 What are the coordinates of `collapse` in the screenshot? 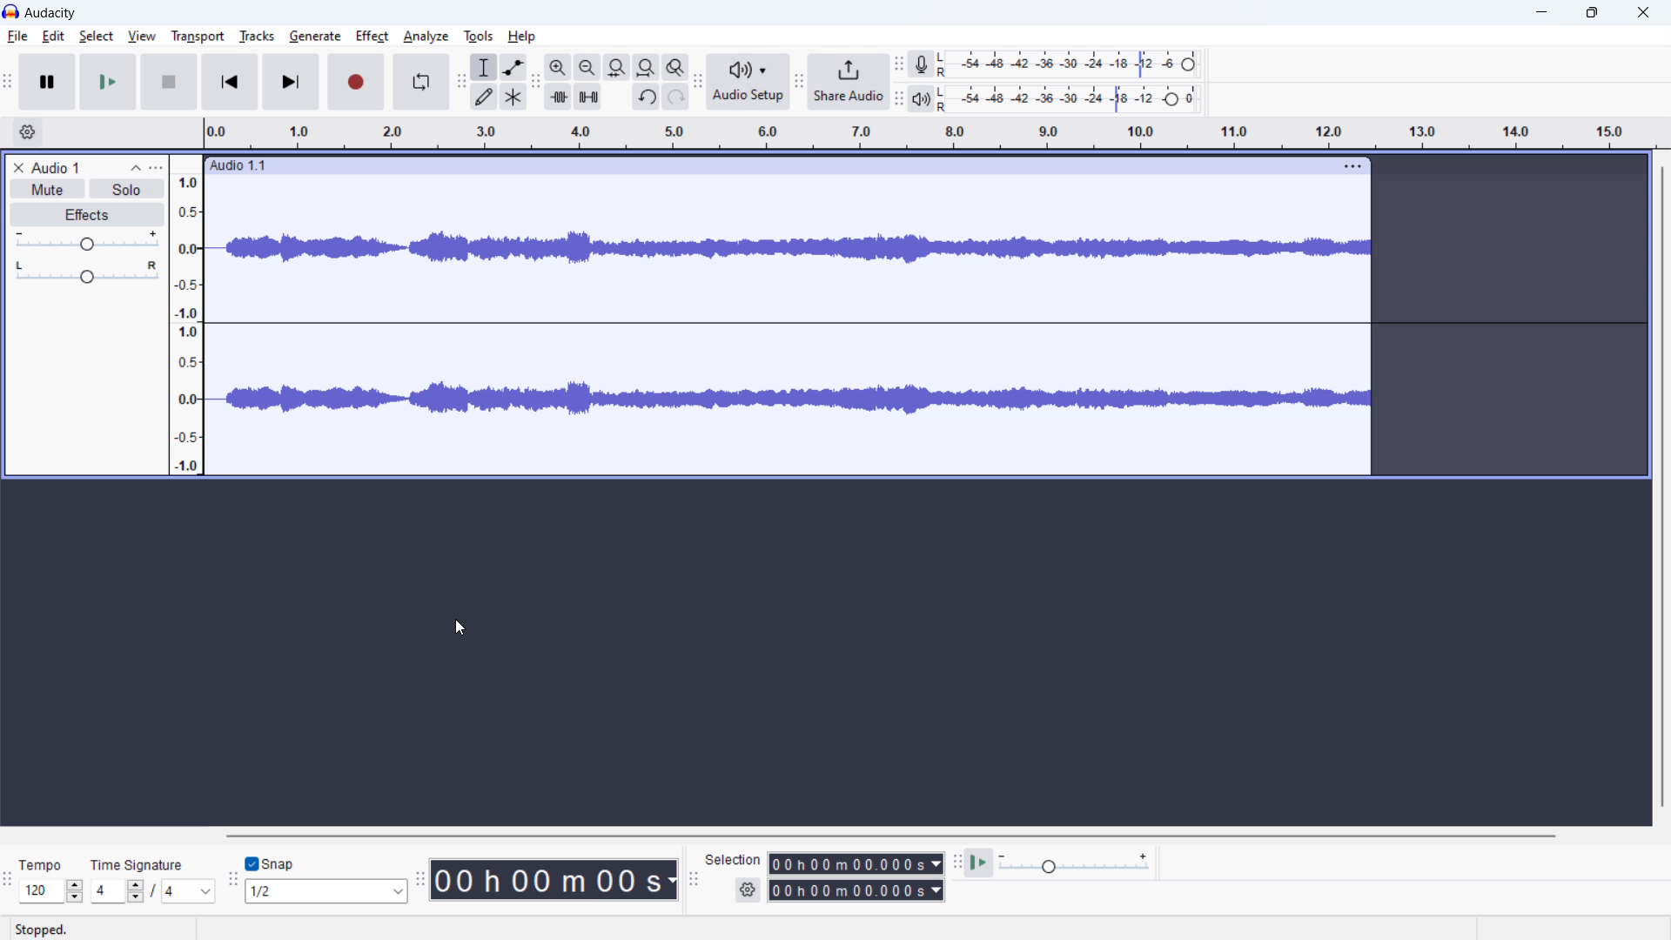 It's located at (133, 168).